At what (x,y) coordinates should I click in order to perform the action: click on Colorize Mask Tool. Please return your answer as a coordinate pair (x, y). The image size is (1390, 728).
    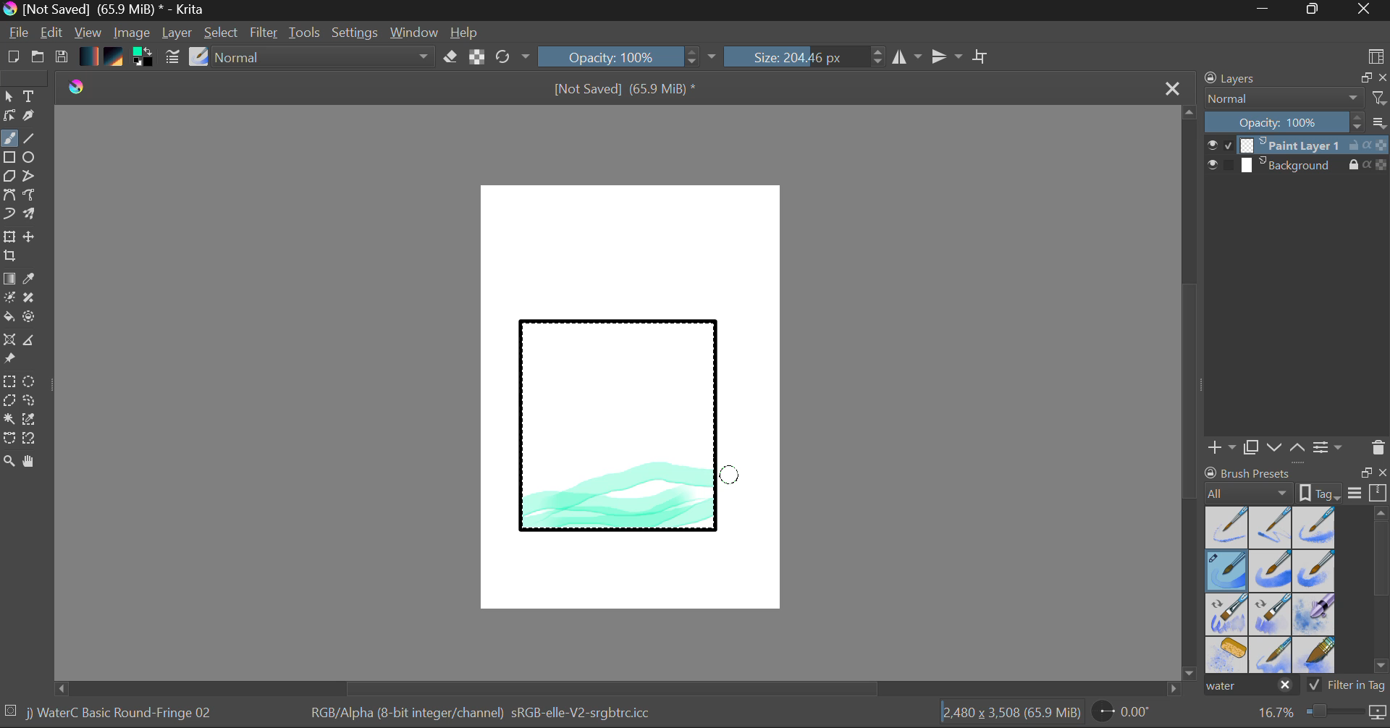
    Looking at the image, I should click on (10, 299).